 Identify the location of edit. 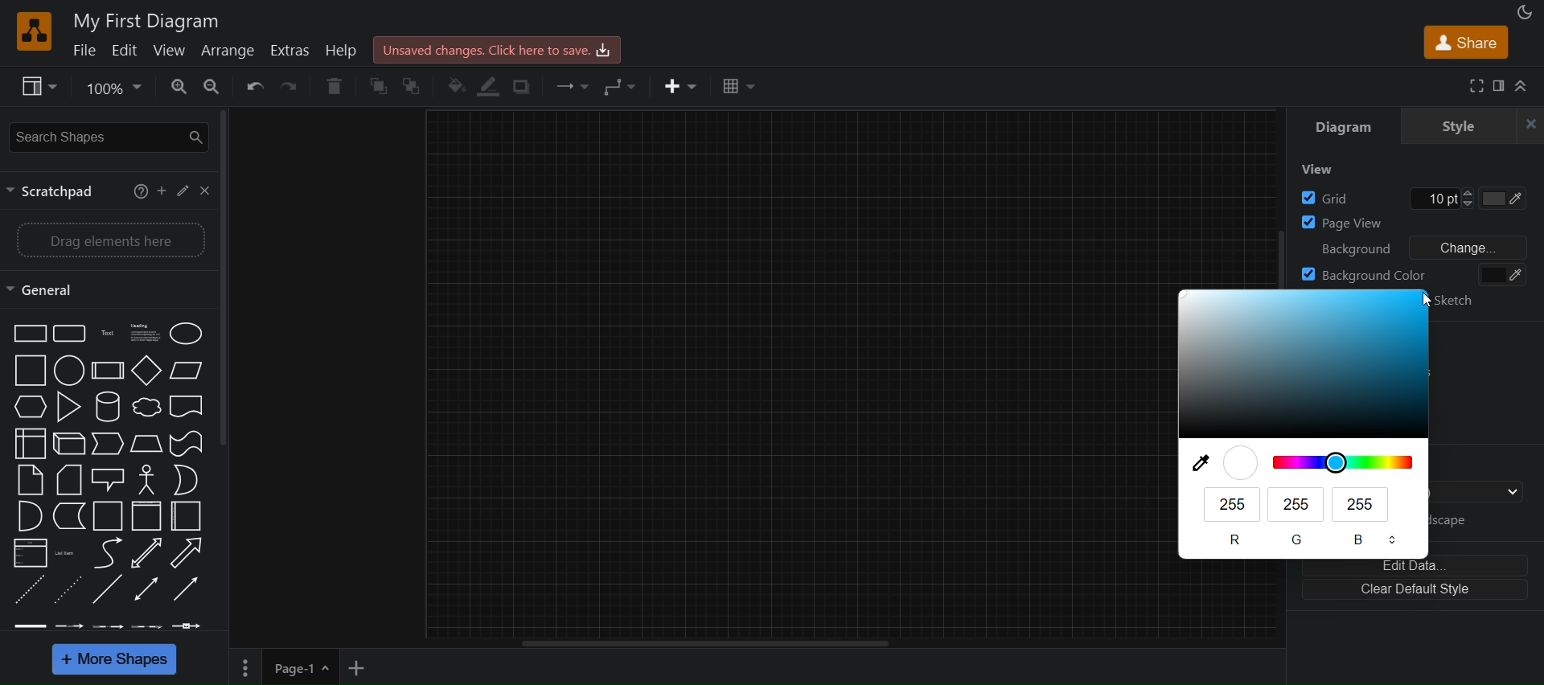
(183, 191).